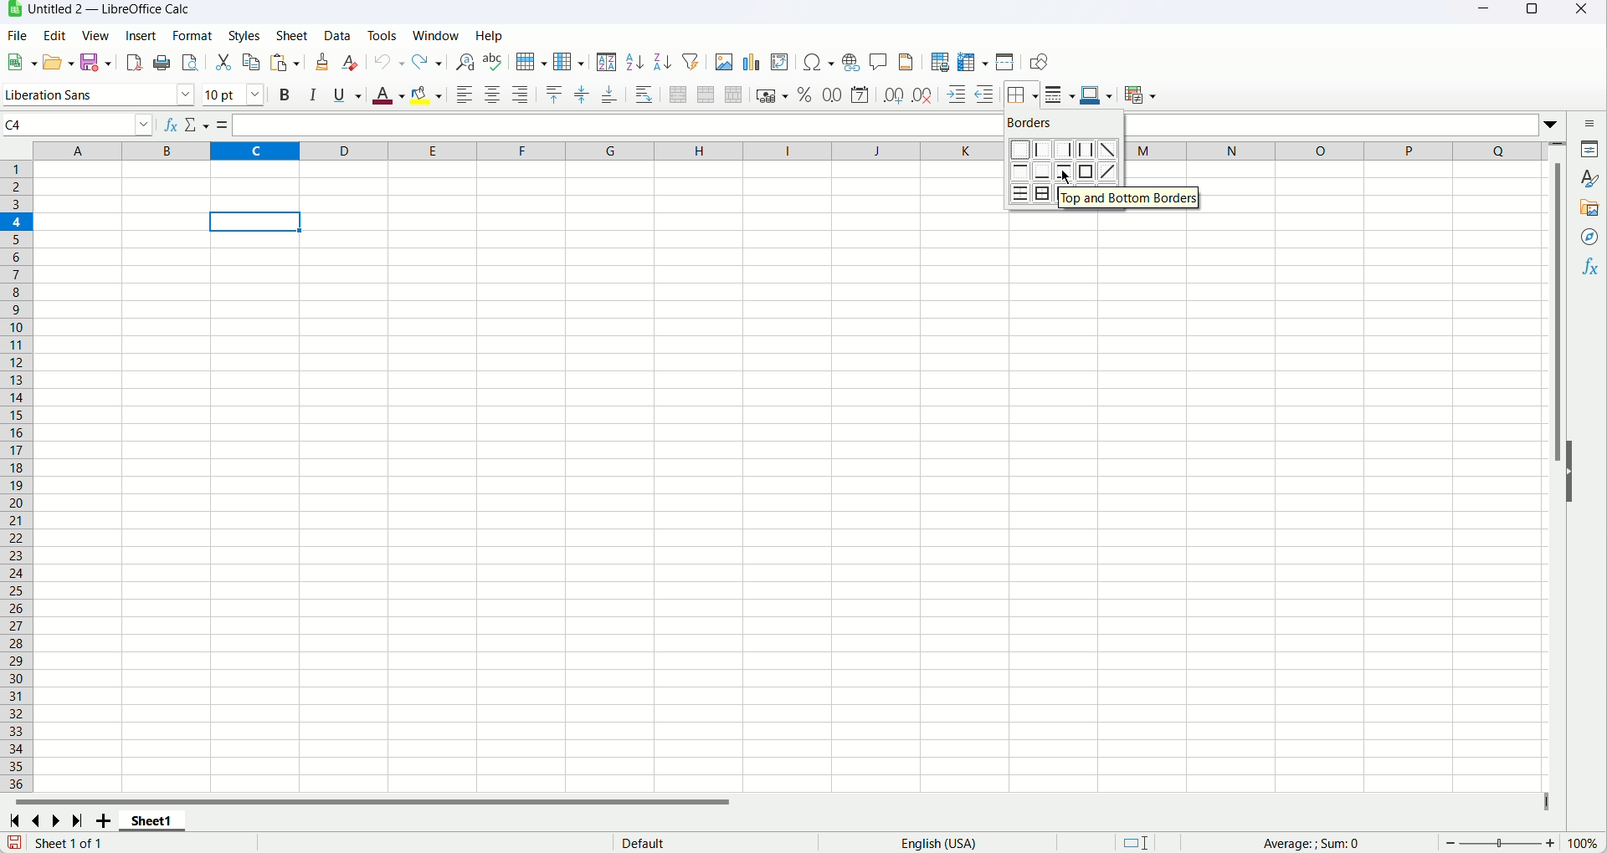  I want to click on Left and Right border, so click(1086, 150).